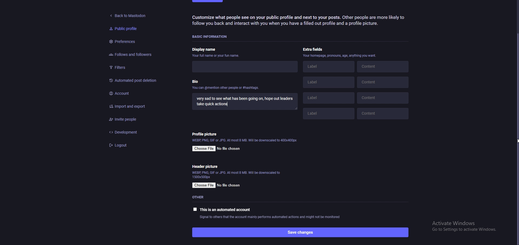 This screenshot has width=519, height=245. I want to click on content, so click(384, 68).